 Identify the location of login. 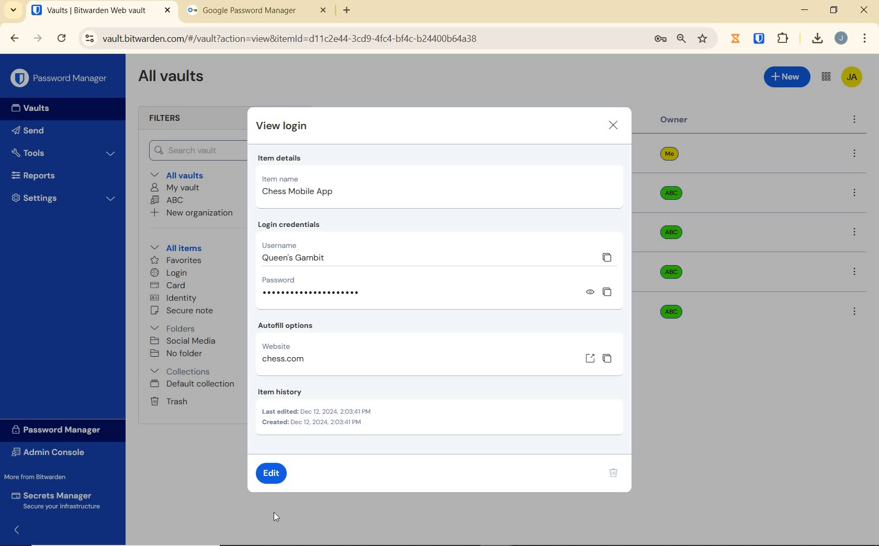
(168, 274).